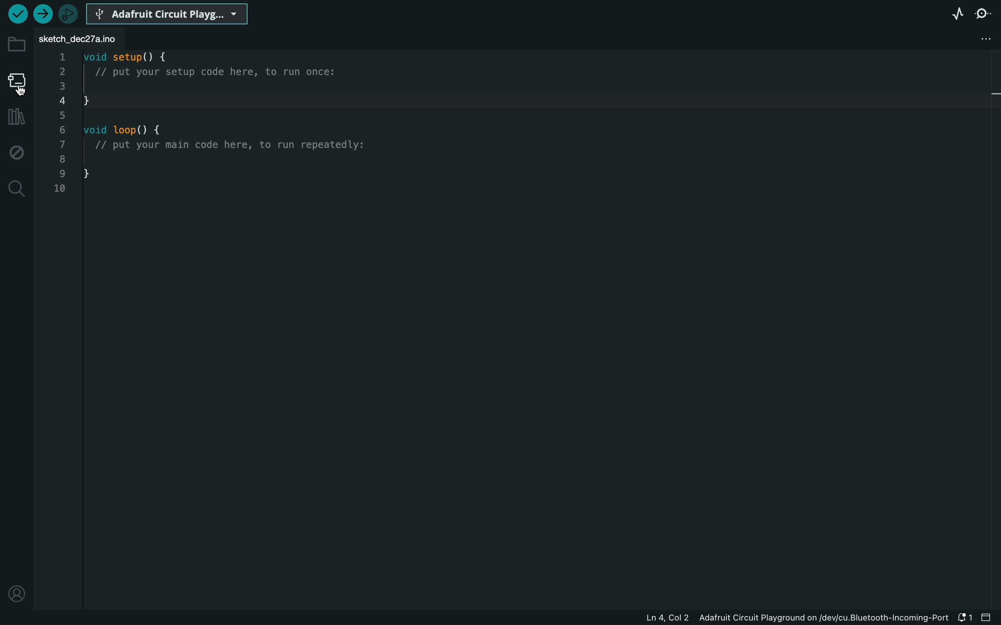 The height and width of the screenshot is (625, 1001). I want to click on debug, so click(16, 153).